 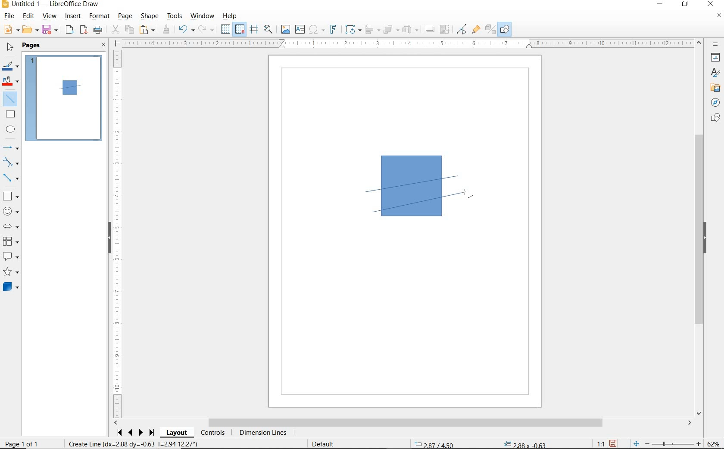 I want to click on SIDEBAR SETTINGS, so click(x=716, y=45).